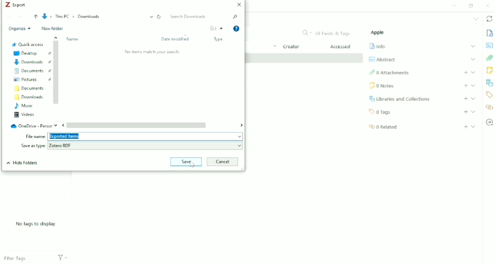 Image resolution: width=495 pixels, height=264 pixels. What do you see at coordinates (473, 72) in the screenshot?
I see `Expand section` at bounding box center [473, 72].